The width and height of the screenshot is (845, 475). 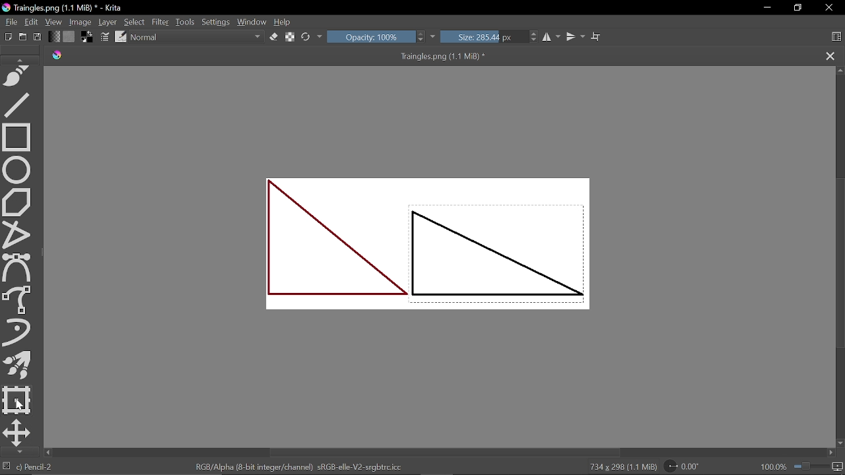 I want to click on Close tag, so click(x=831, y=56).